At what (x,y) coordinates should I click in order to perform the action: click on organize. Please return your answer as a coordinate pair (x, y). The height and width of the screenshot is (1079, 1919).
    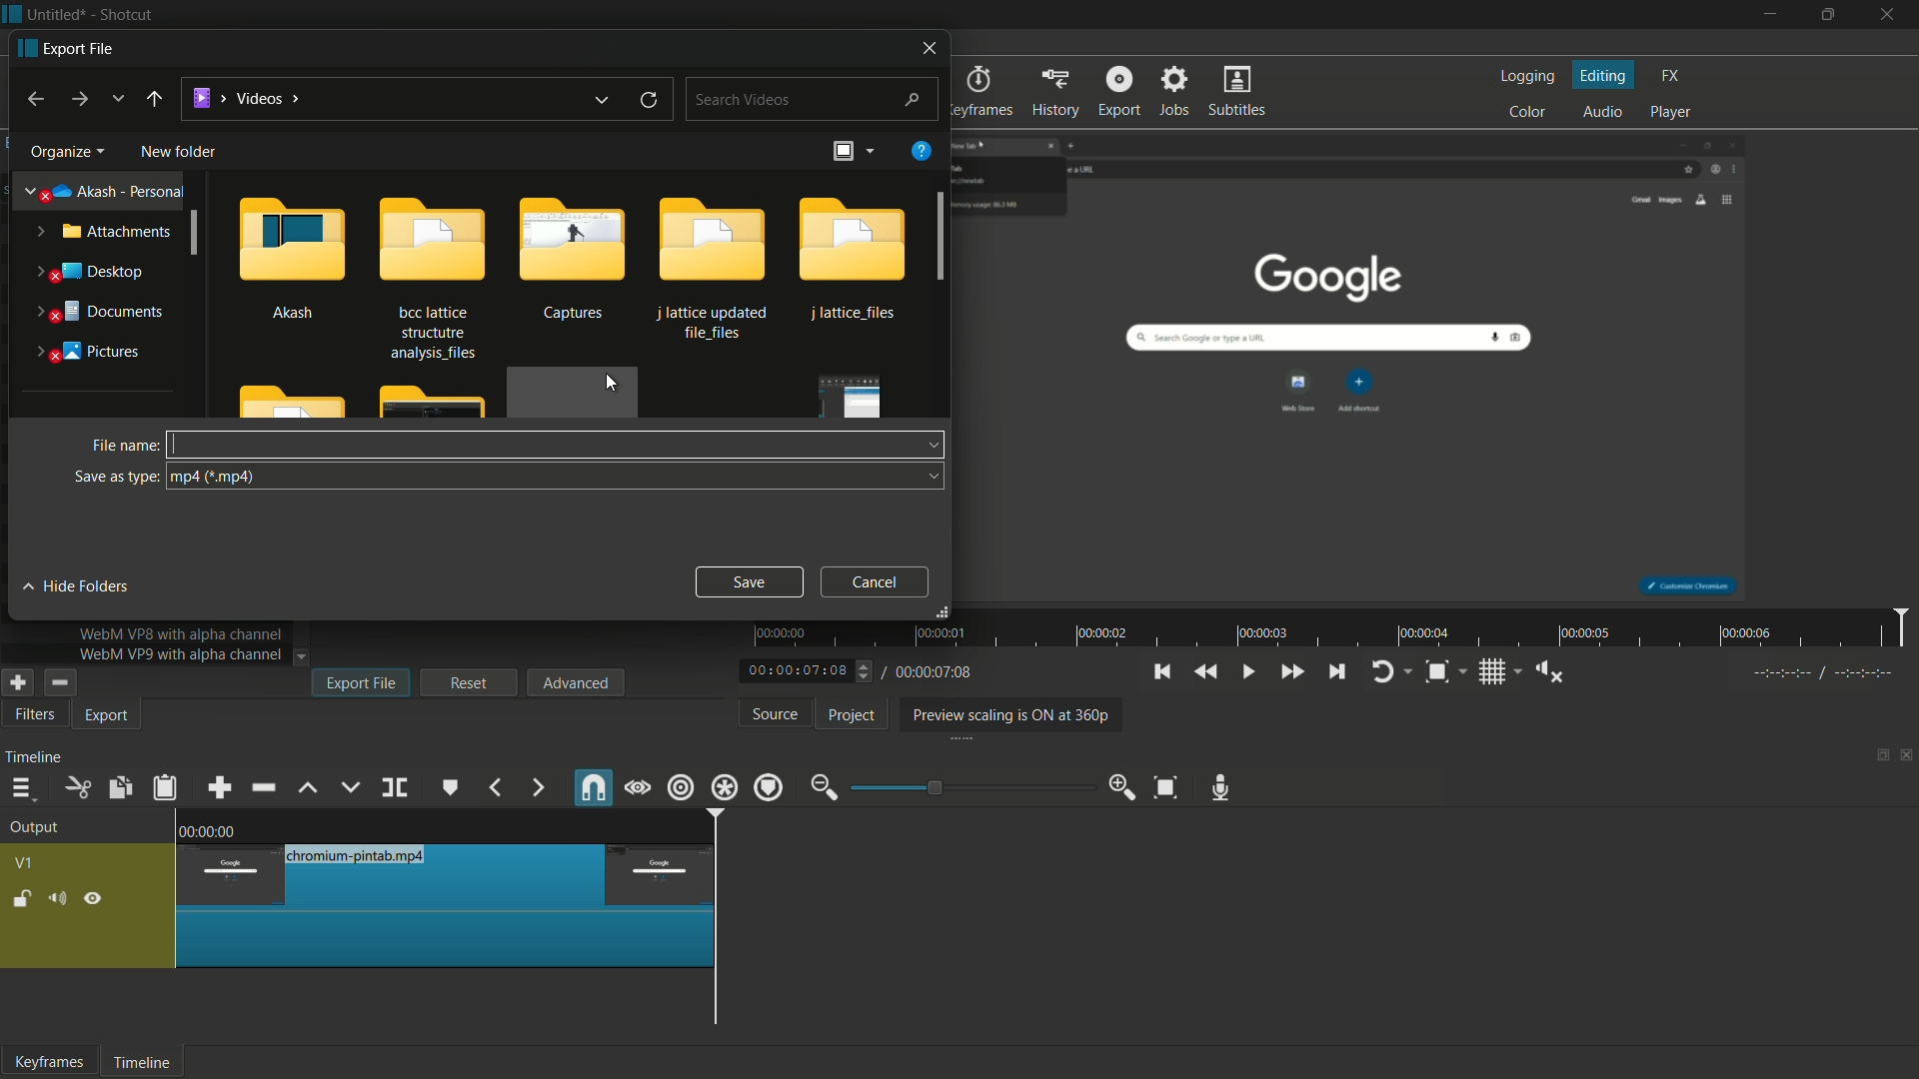
    Looking at the image, I should click on (63, 153).